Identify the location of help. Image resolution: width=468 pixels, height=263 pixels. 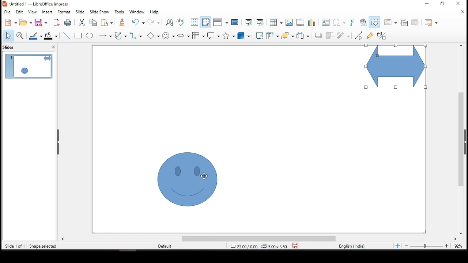
(155, 12).